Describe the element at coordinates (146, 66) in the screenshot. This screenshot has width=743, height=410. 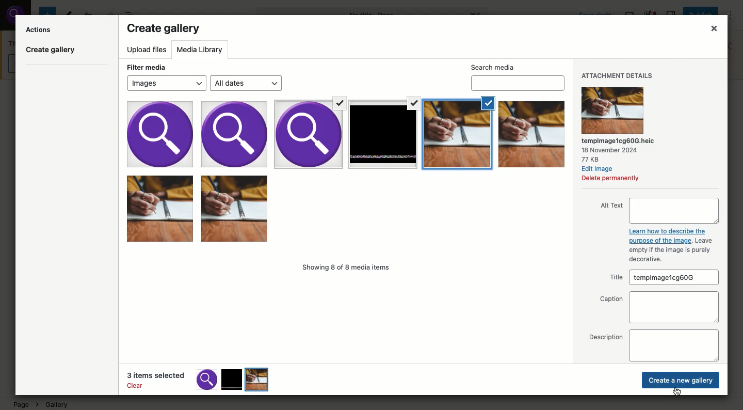
I see `Filter media ` at that location.